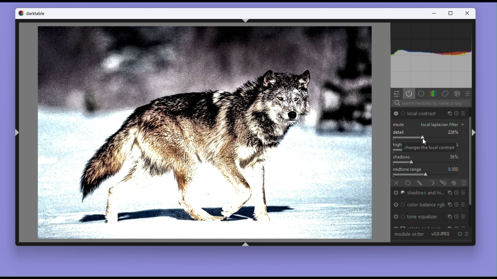 The width and height of the screenshot is (497, 279). I want to click on Uniformly, so click(408, 183).